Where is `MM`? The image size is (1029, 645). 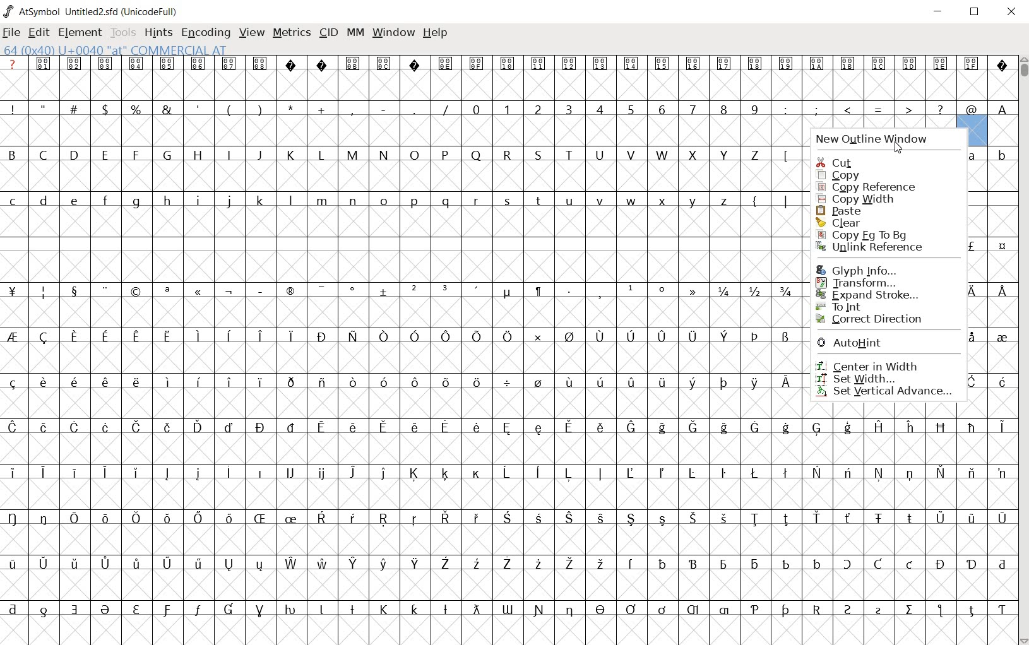
MM is located at coordinates (355, 32).